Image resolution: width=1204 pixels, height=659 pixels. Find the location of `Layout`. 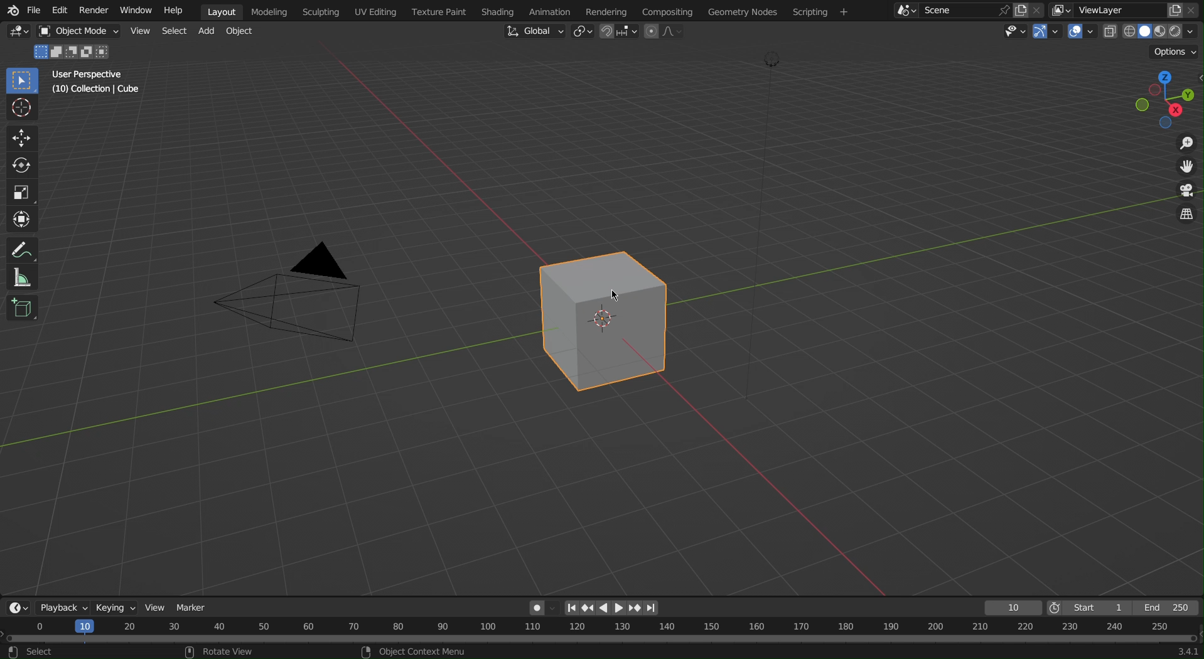

Layout is located at coordinates (222, 10).